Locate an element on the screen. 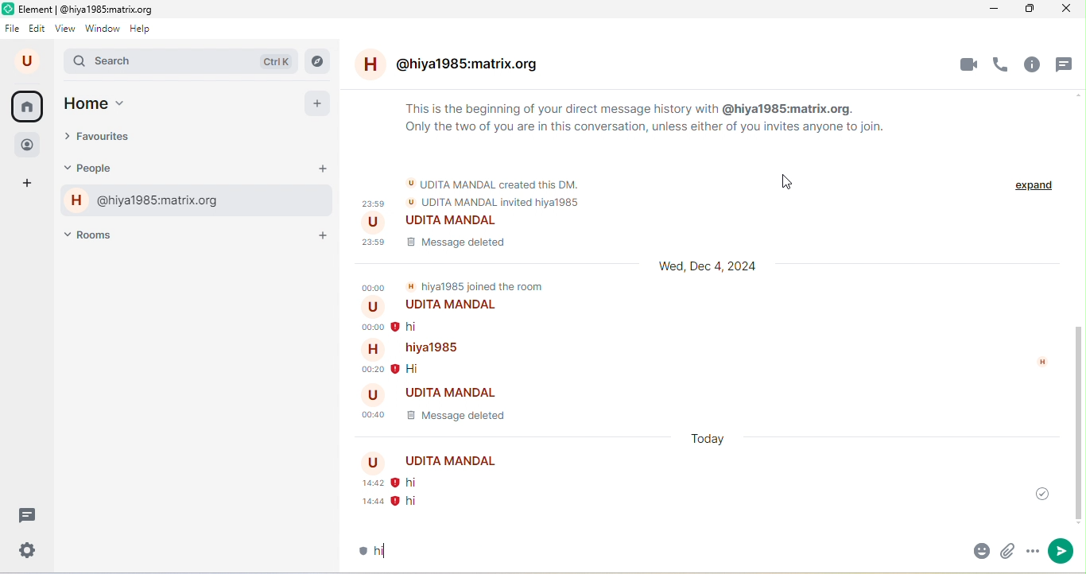  search is located at coordinates (182, 63).